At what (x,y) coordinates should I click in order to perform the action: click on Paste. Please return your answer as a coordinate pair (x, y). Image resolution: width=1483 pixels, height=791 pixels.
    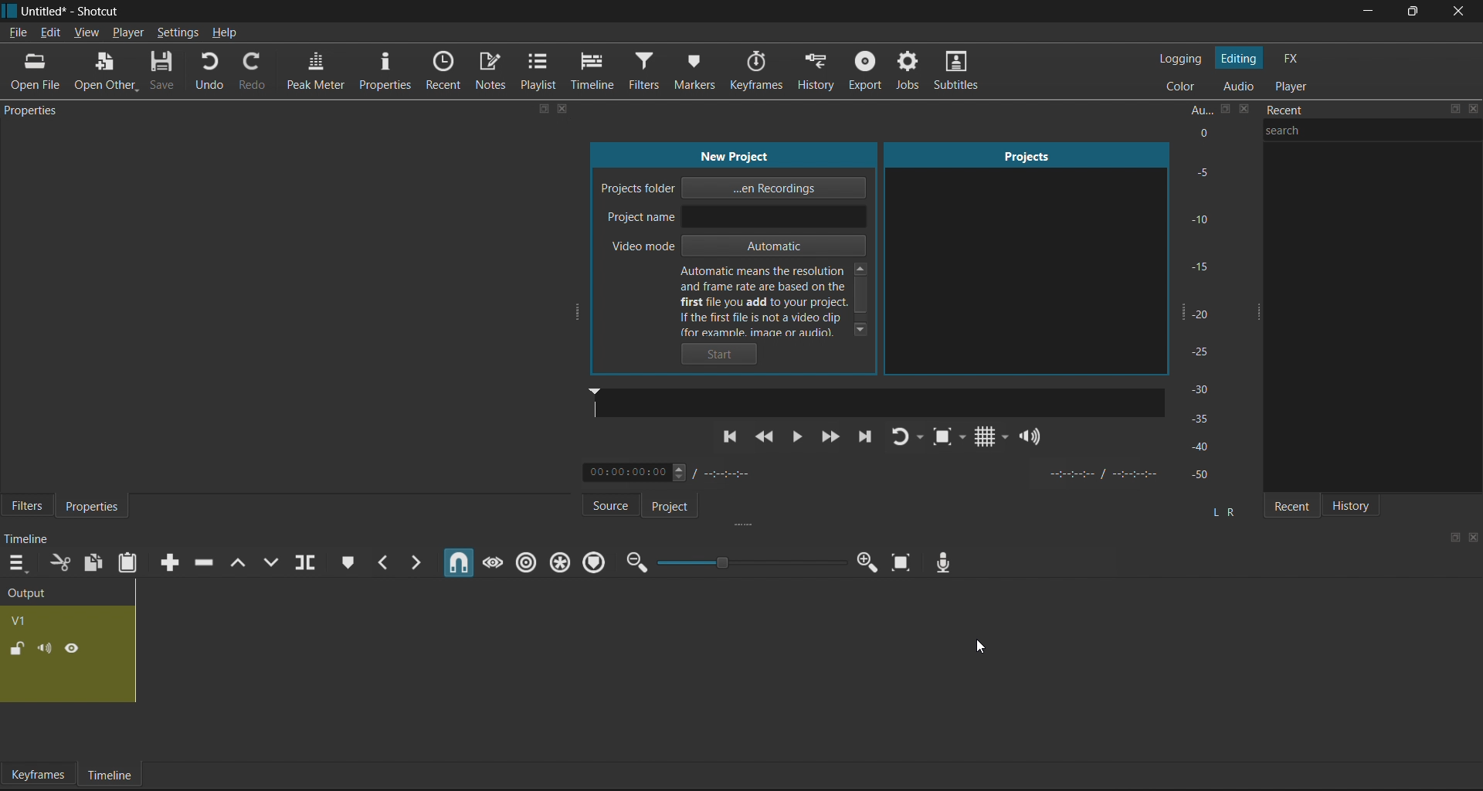
    Looking at the image, I should click on (131, 565).